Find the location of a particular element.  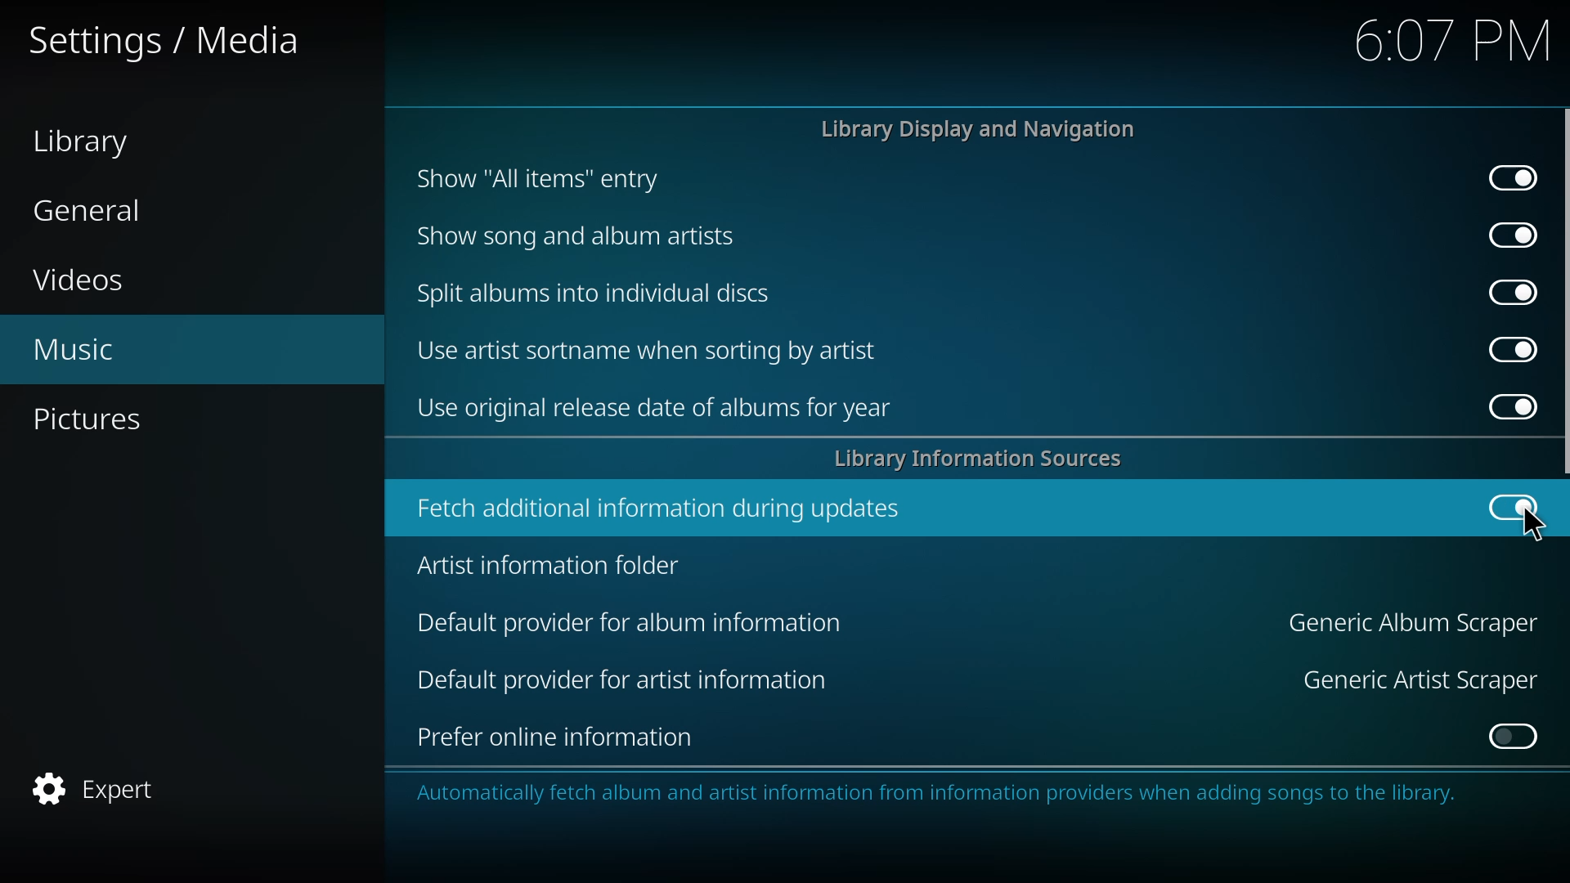

music is located at coordinates (84, 352).